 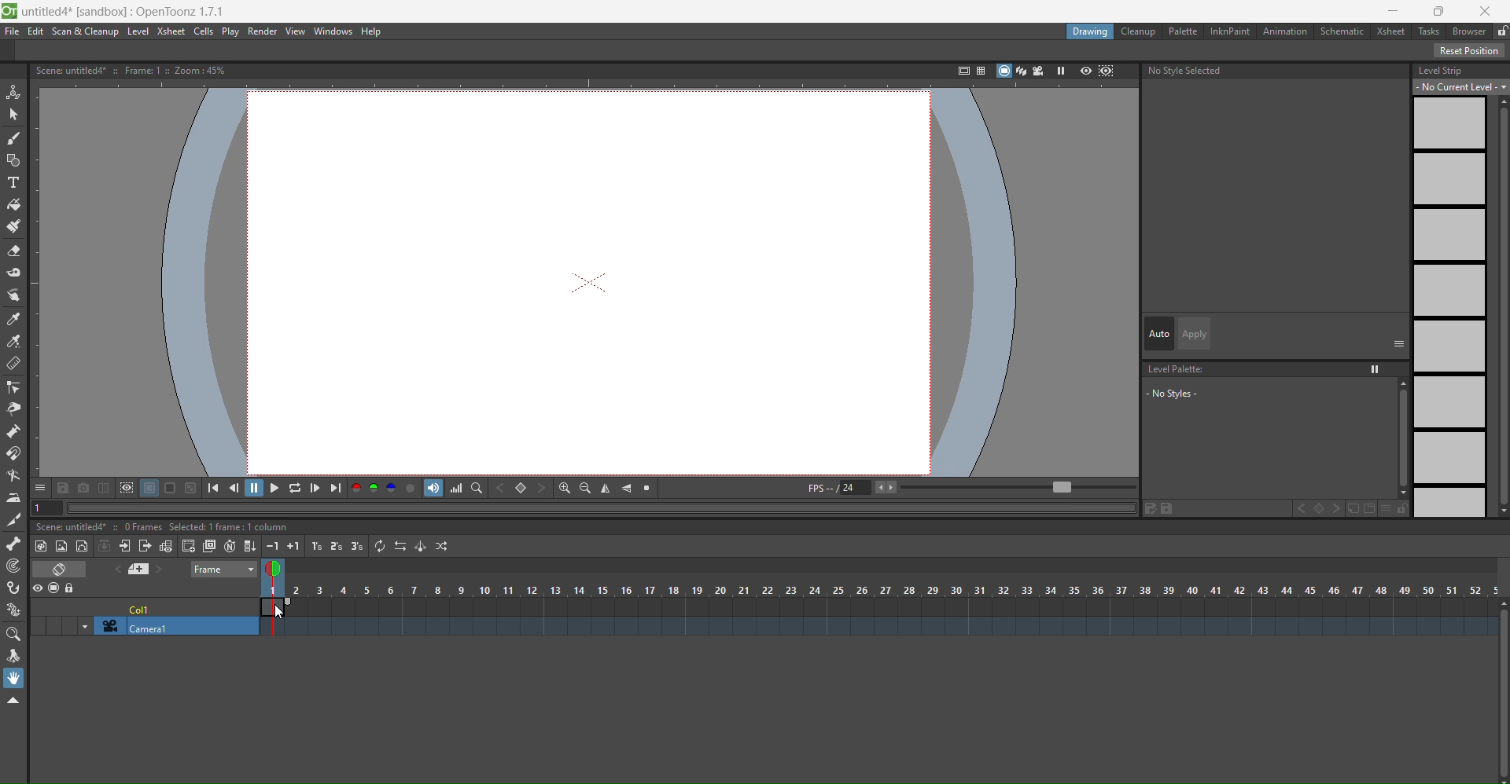 I want to click on add new memo, so click(x=143, y=569).